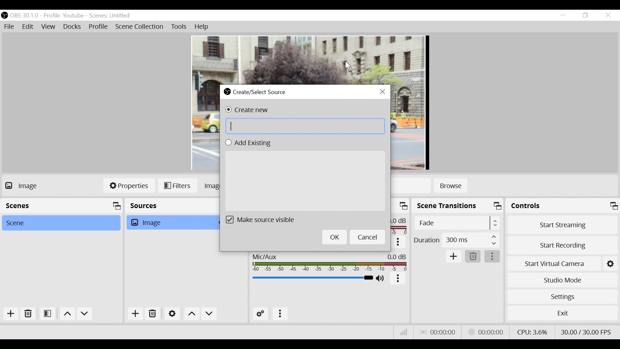 This screenshot has width=620, height=349. What do you see at coordinates (152, 314) in the screenshot?
I see `Delete` at bounding box center [152, 314].